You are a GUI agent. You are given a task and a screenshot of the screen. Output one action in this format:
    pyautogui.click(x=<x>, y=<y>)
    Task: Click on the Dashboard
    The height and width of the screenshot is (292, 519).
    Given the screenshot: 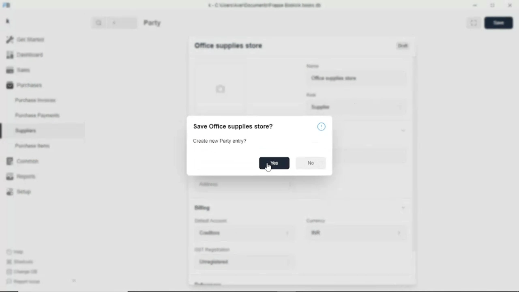 What is the action you would take?
    pyautogui.click(x=25, y=55)
    